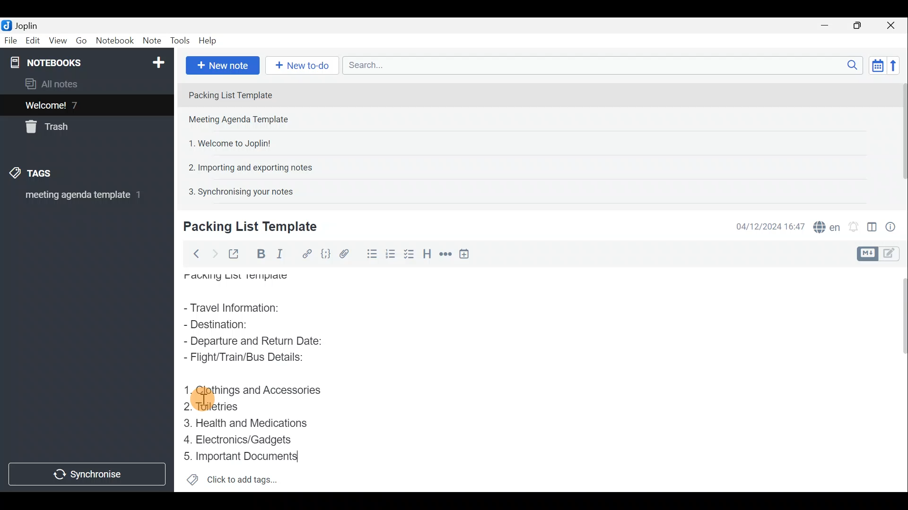 The image size is (908, 510). What do you see at coordinates (181, 41) in the screenshot?
I see `Tools` at bounding box center [181, 41].